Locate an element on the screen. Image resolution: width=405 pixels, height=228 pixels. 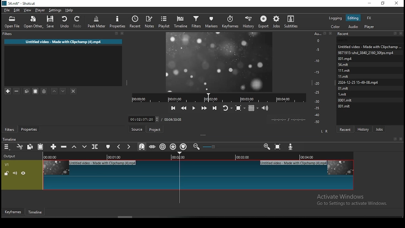
jobs is located at coordinates (277, 22).